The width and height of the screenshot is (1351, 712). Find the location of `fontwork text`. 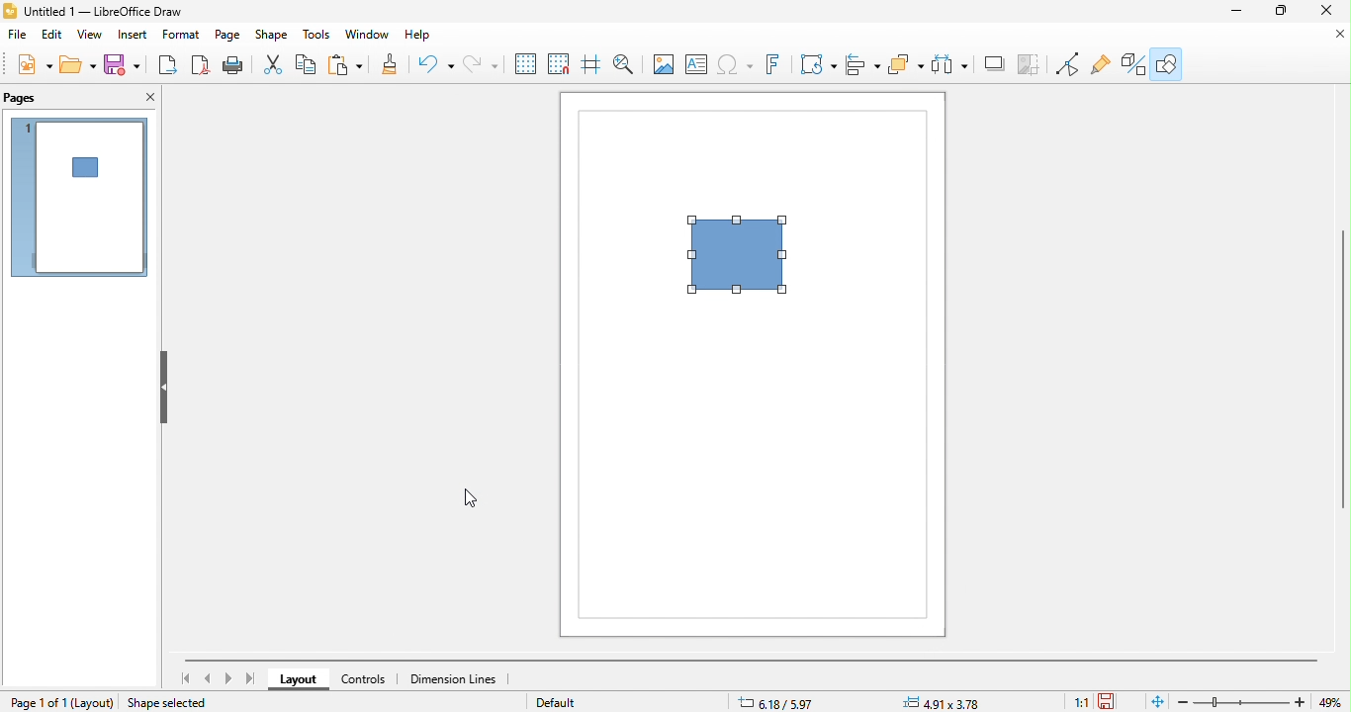

fontwork text is located at coordinates (776, 64).